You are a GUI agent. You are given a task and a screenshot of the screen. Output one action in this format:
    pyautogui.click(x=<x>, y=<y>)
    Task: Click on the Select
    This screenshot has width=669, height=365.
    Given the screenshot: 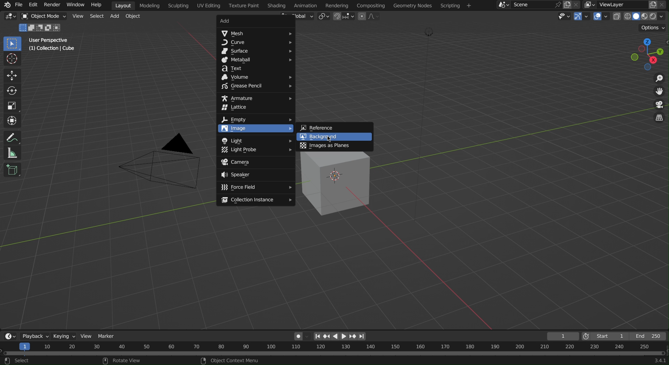 What is the action you would take?
    pyautogui.click(x=96, y=17)
    